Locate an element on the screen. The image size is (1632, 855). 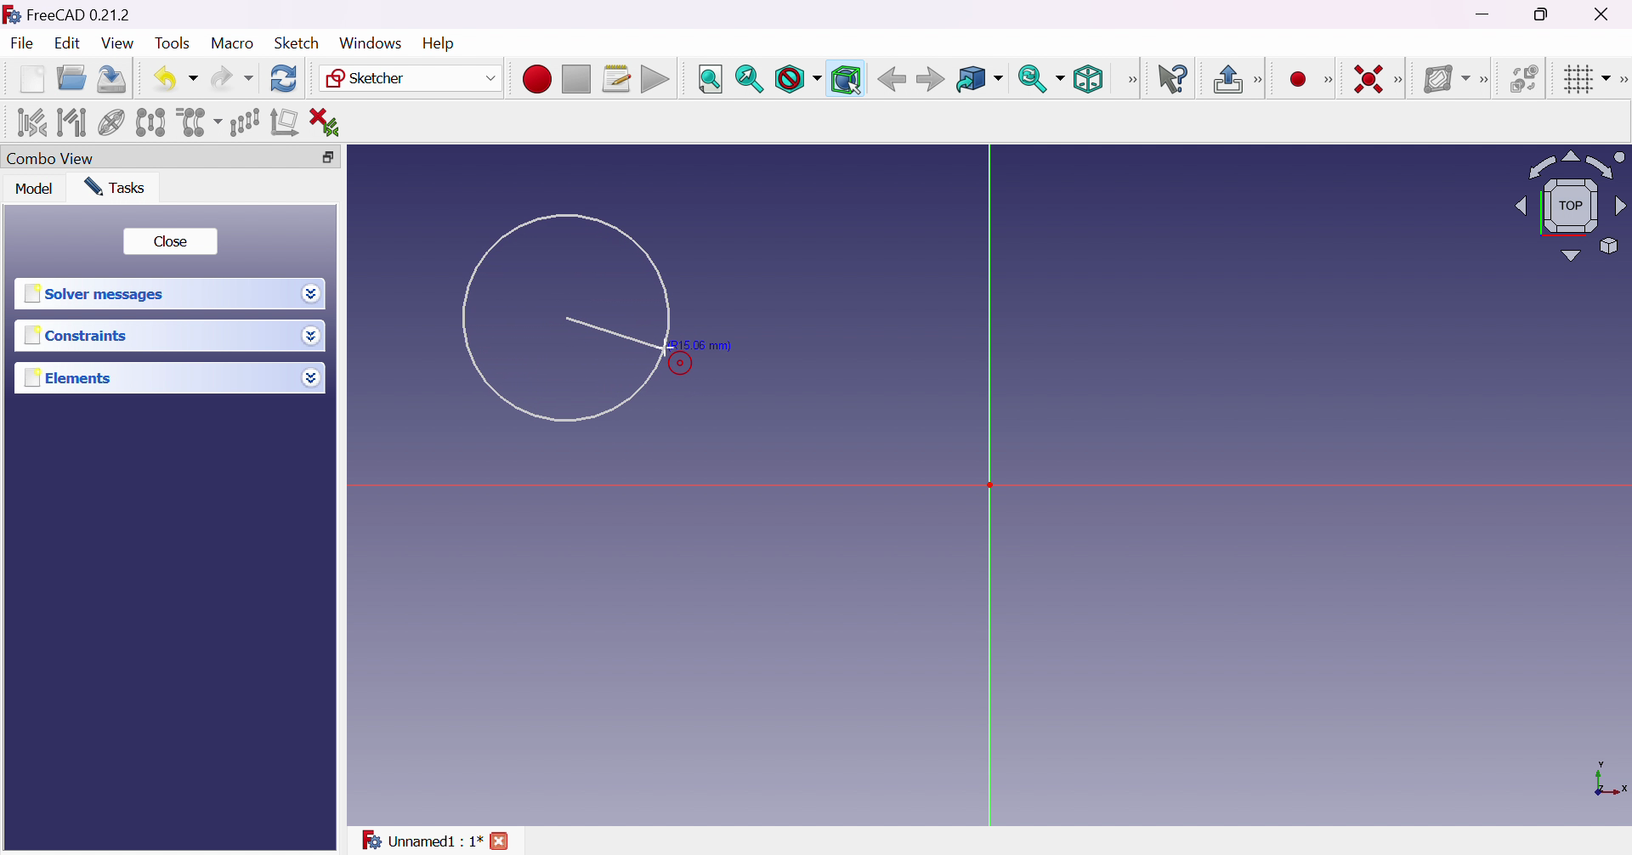
Redo is located at coordinates (232, 78).